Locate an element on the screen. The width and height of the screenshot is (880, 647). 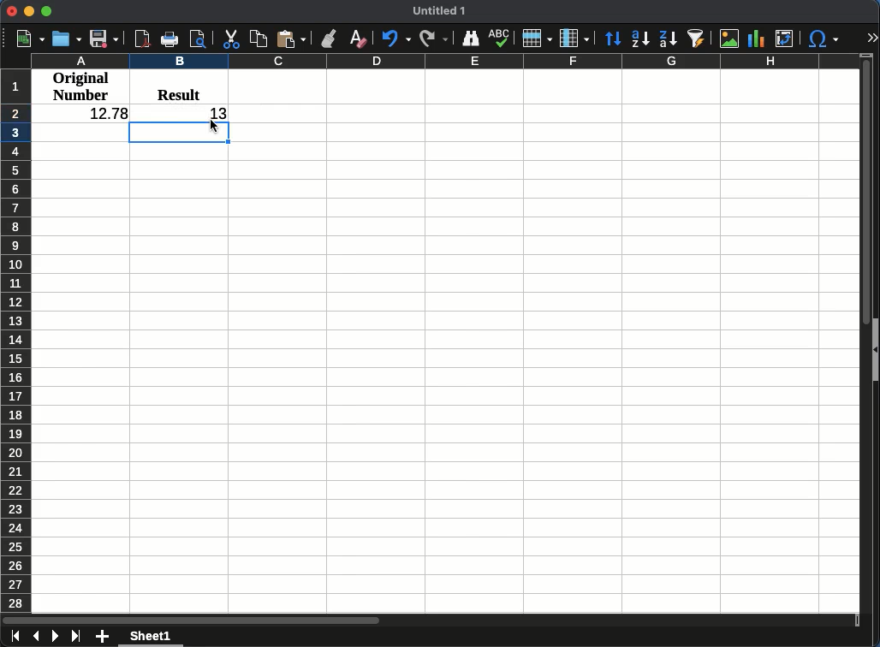
special character is located at coordinates (822, 40).